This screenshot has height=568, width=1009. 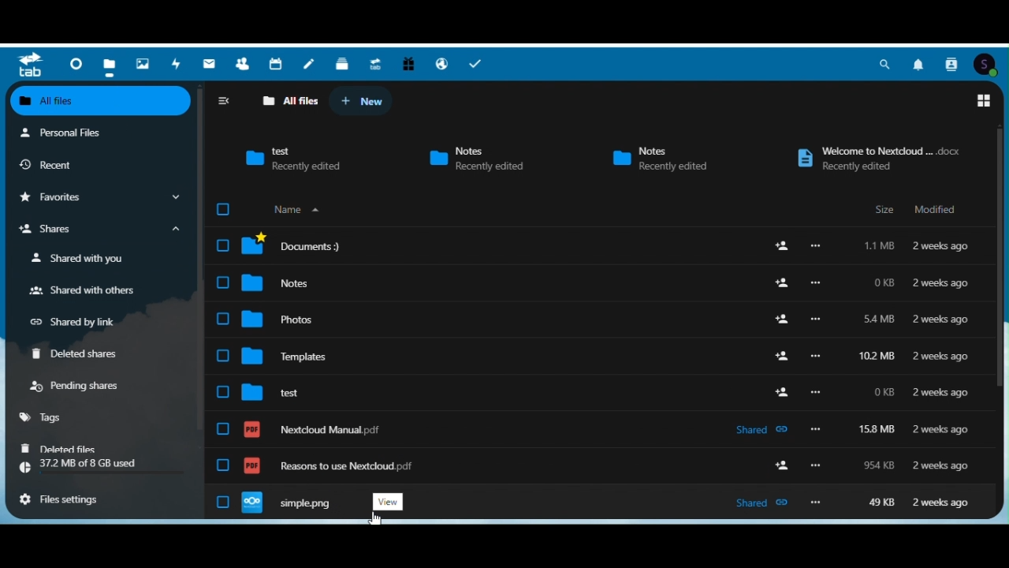 What do you see at coordinates (223, 503) in the screenshot?
I see `checkbox` at bounding box center [223, 503].